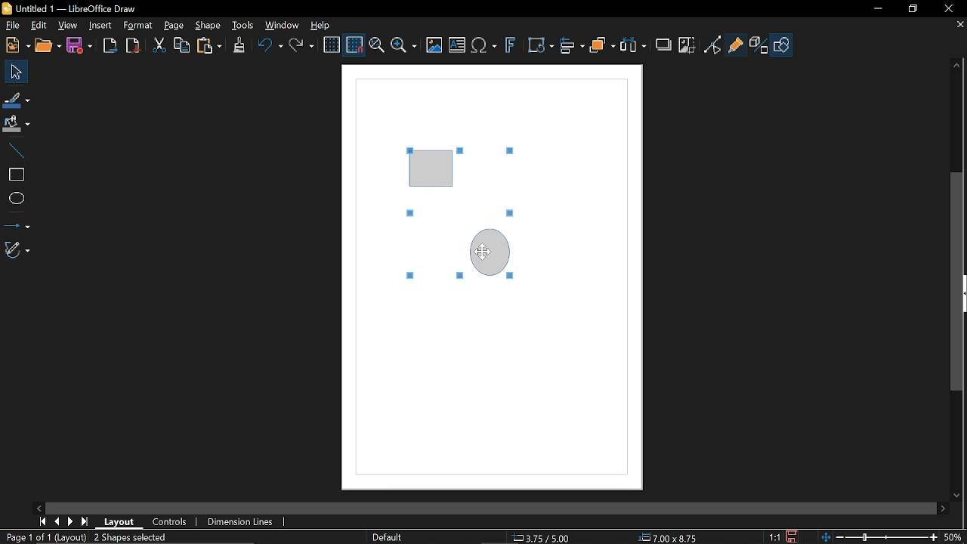 The width and height of the screenshot is (967, 544). Describe the element at coordinates (17, 45) in the screenshot. I see `New` at that location.